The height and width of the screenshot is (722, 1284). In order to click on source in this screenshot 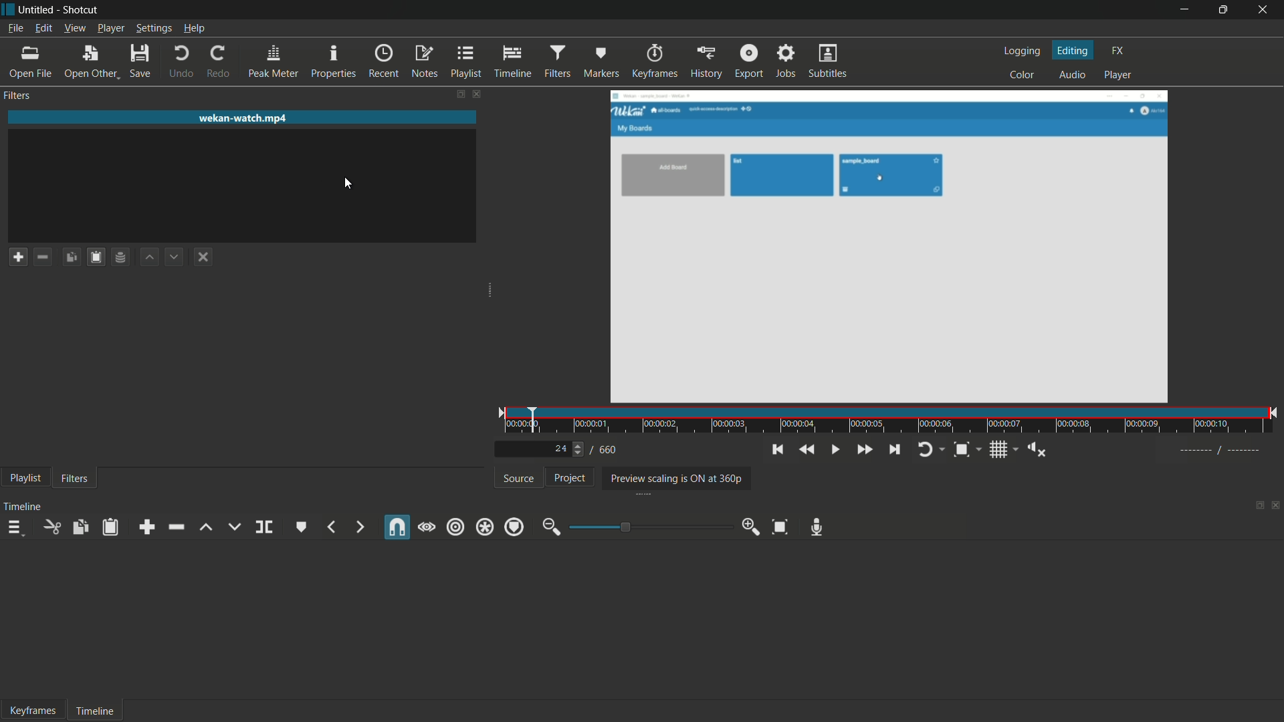, I will do `click(518, 478)`.